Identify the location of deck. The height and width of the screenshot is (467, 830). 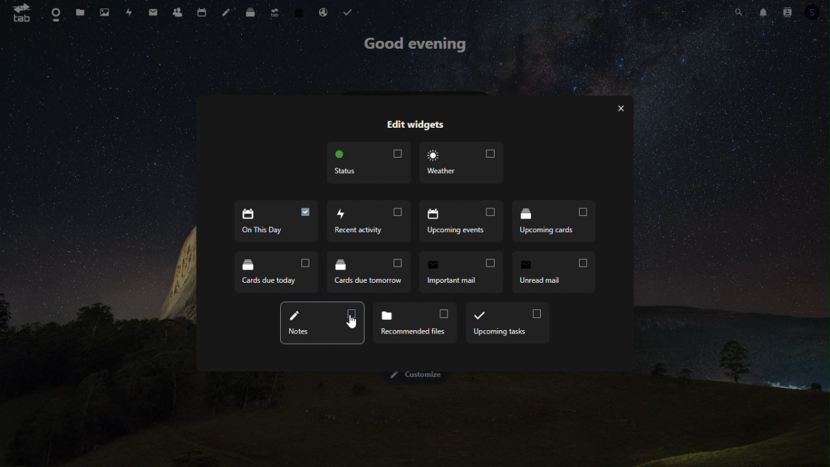
(253, 12).